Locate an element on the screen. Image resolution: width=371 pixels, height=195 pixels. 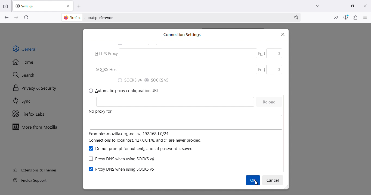
Move to Mozilla is located at coordinates (36, 126).